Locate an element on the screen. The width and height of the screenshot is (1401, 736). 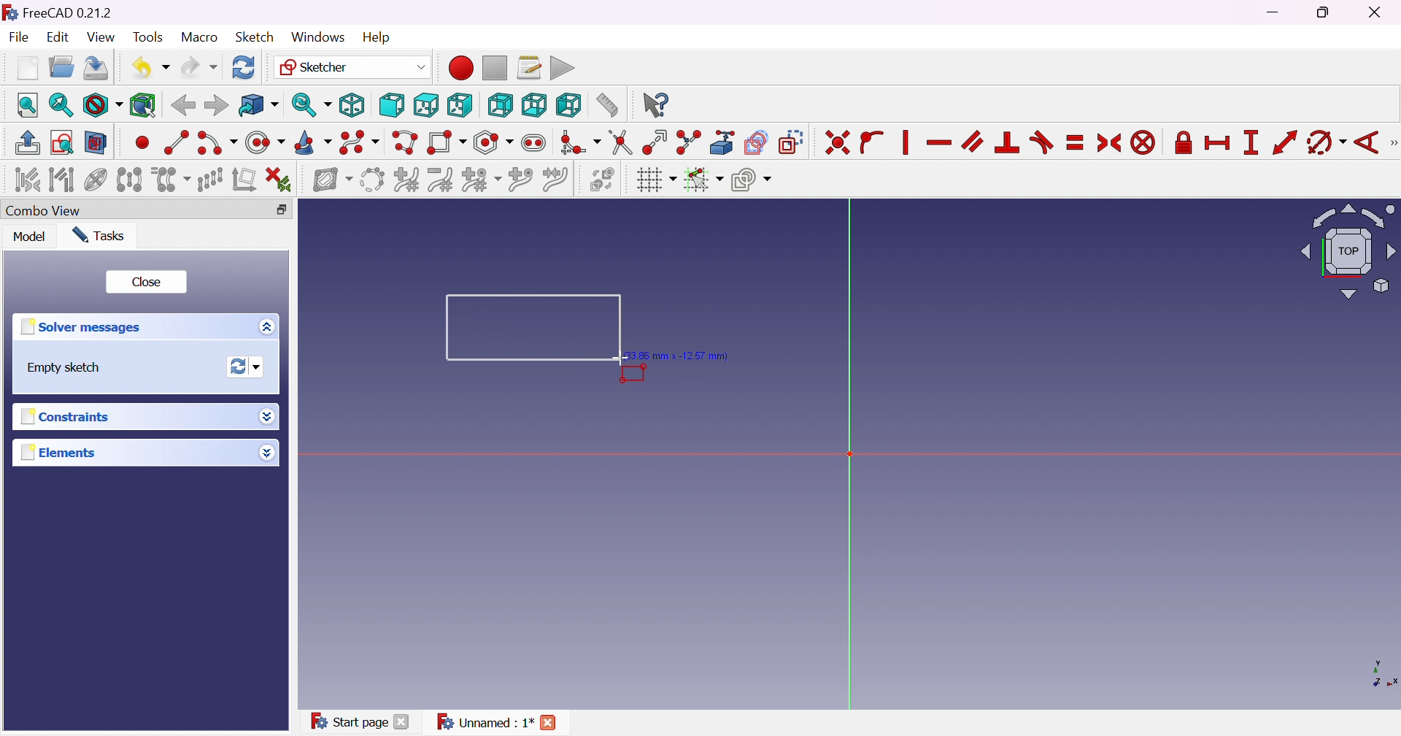
Constrain block is located at coordinates (1143, 144).